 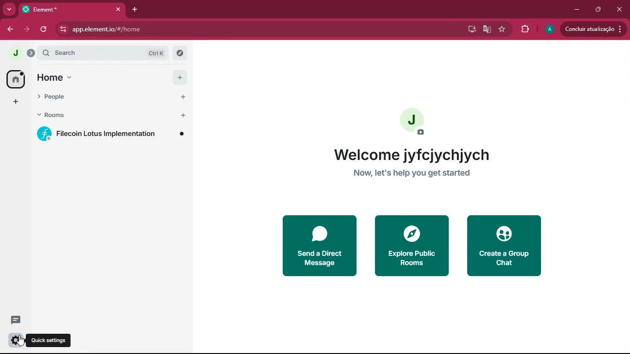 What do you see at coordinates (16, 79) in the screenshot?
I see `home` at bounding box center [16, 79].